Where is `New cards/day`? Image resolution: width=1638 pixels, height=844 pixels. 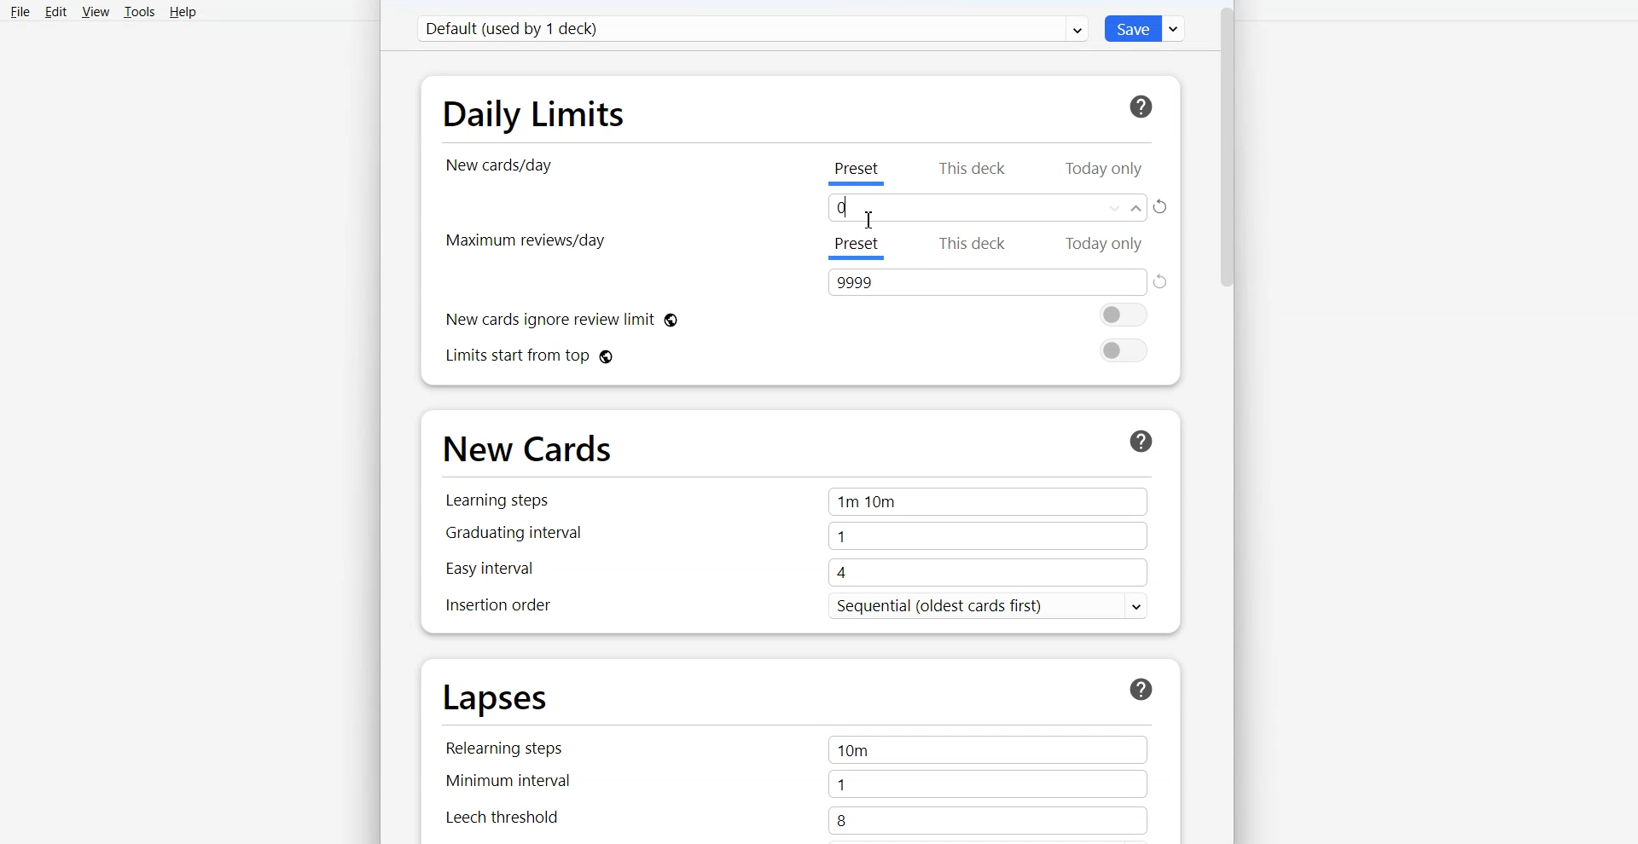 New cards/day is located at coordinates (501, 166).